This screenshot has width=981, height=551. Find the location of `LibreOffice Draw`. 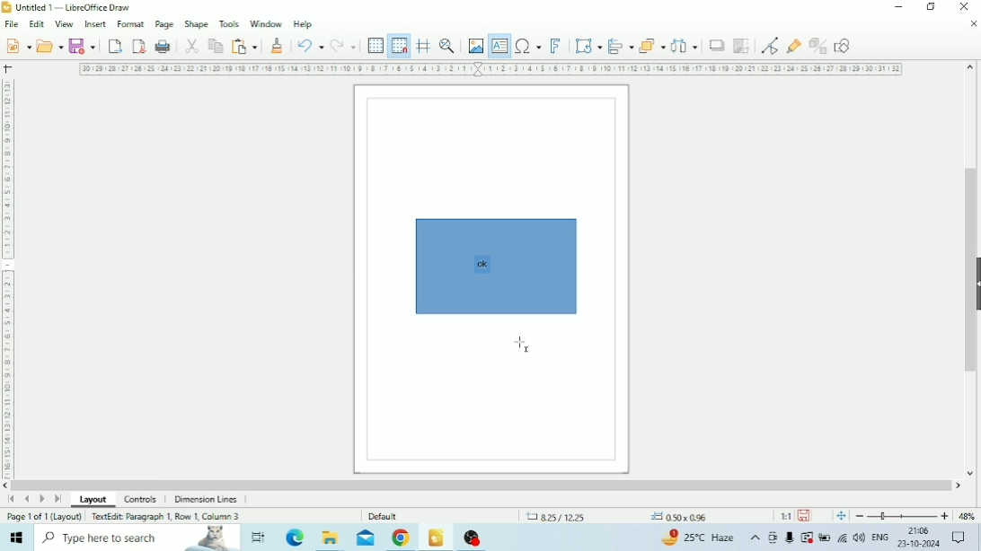

LibreOffice Draw is located at coordinates (436, 537).